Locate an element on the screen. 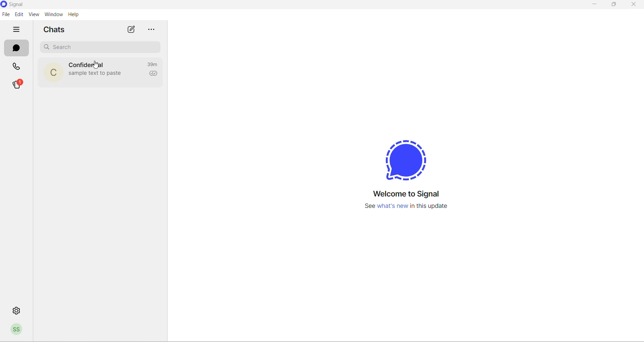 The height and width of the screenshot is (342, 644). chats heading is located at coordinates (56, 29).